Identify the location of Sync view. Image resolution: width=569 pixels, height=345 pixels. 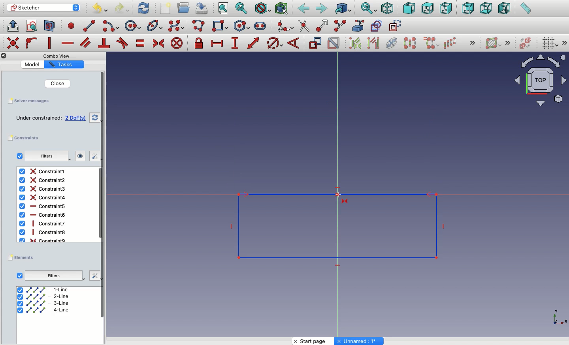
(368, 9).